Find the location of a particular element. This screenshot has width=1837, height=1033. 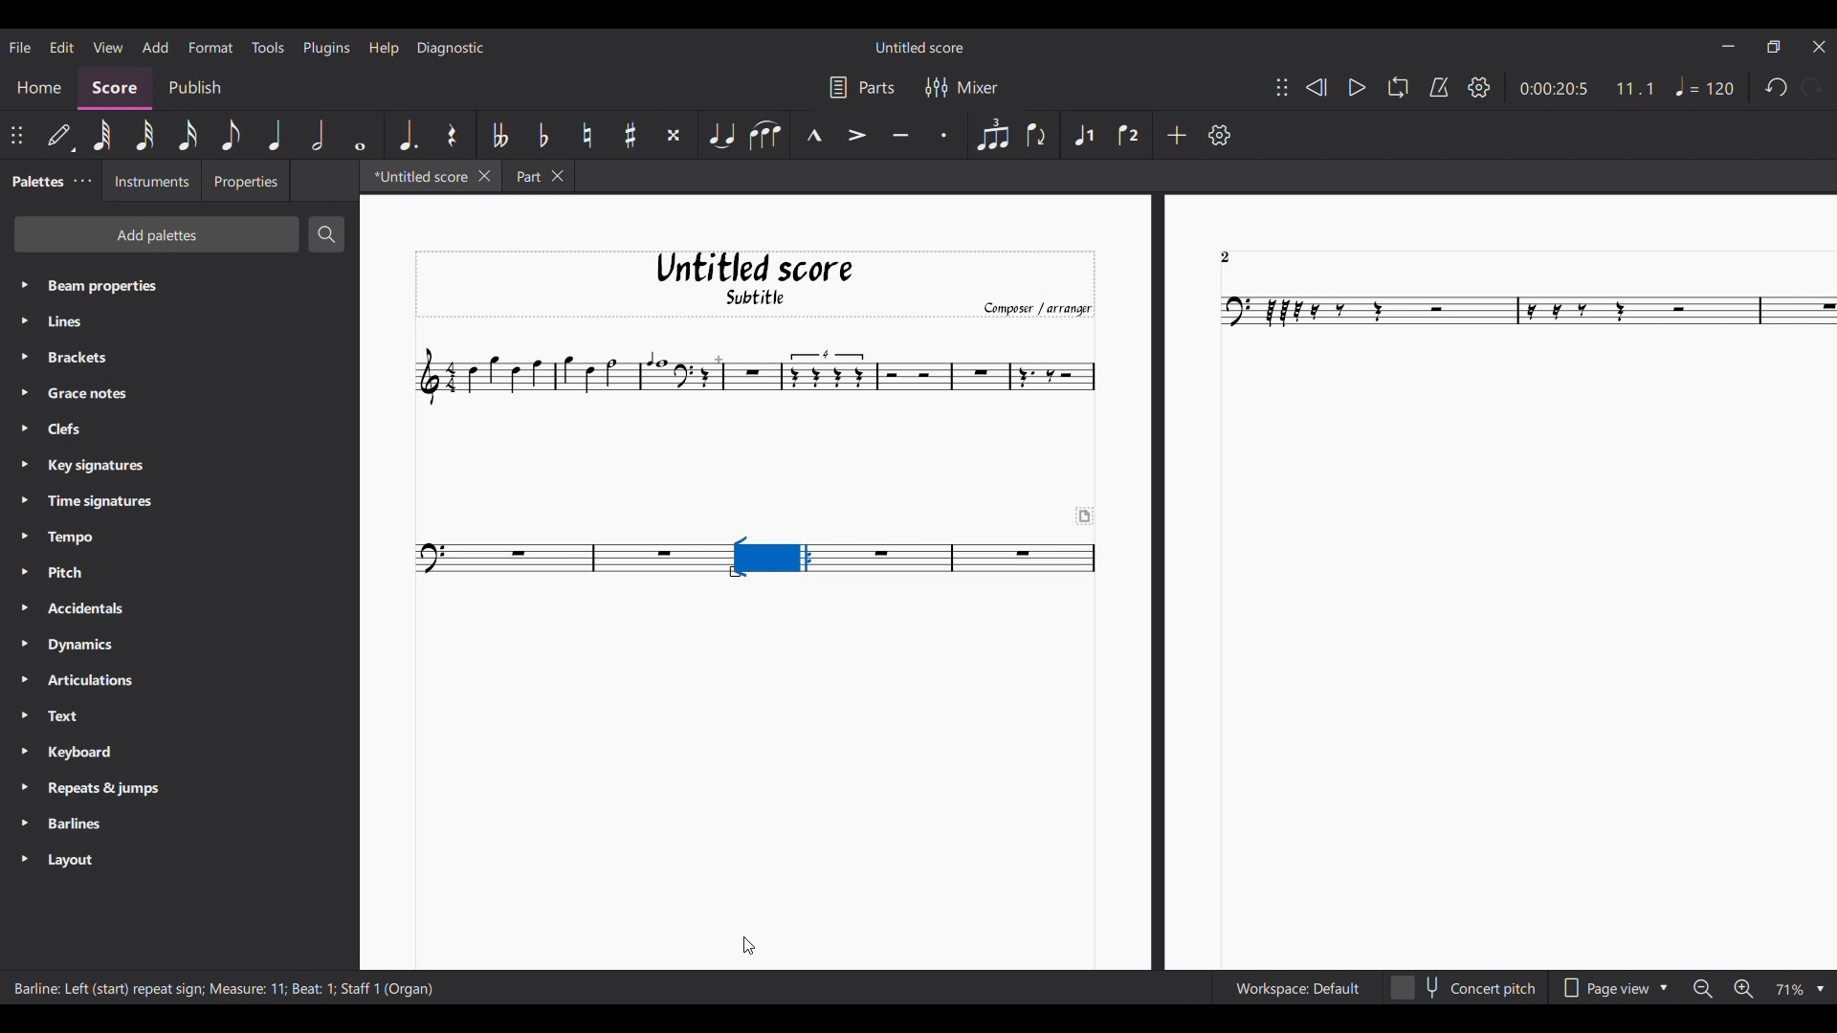

Tuplet is located at coordinates (993, 134).